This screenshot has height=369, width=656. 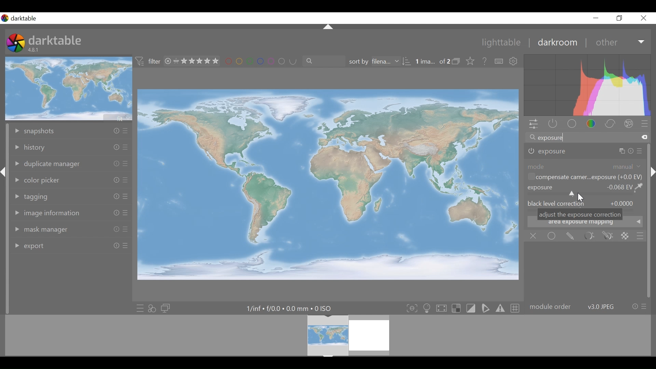 I want to click on quick access presets, so click(x=138, y=308).